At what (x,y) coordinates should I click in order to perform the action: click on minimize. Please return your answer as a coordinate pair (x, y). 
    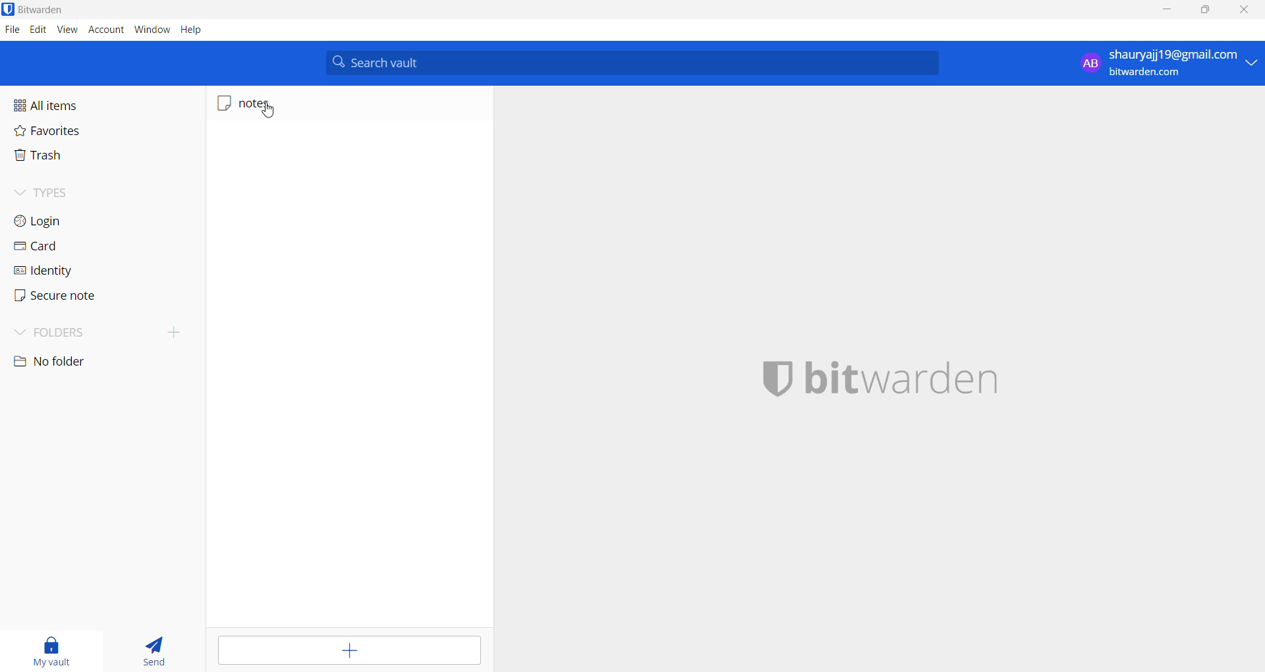
    Looking at the image, I should click on (1164, 11).